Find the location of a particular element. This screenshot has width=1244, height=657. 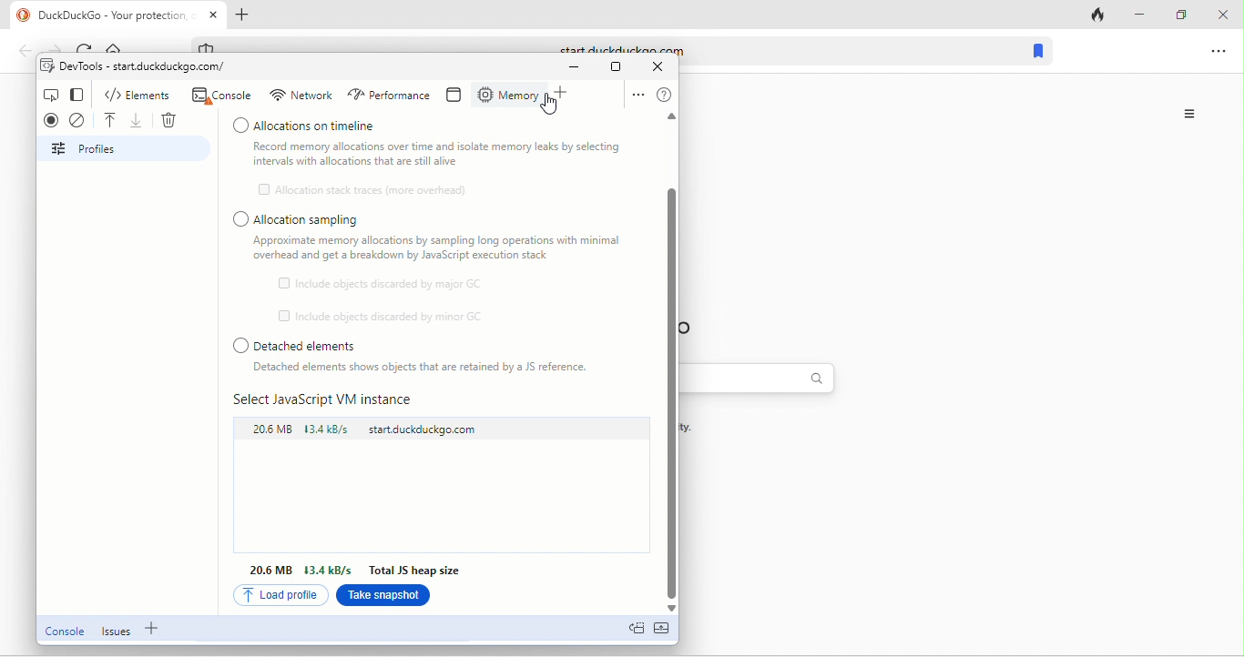

include objects discarded by minor gc is located at coordinates (382, 317).